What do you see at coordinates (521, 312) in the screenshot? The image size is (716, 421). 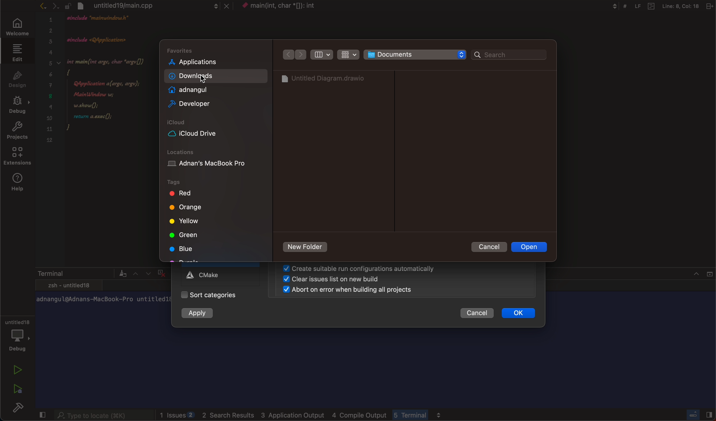 I see `ok` at bounding box center [521, 312].